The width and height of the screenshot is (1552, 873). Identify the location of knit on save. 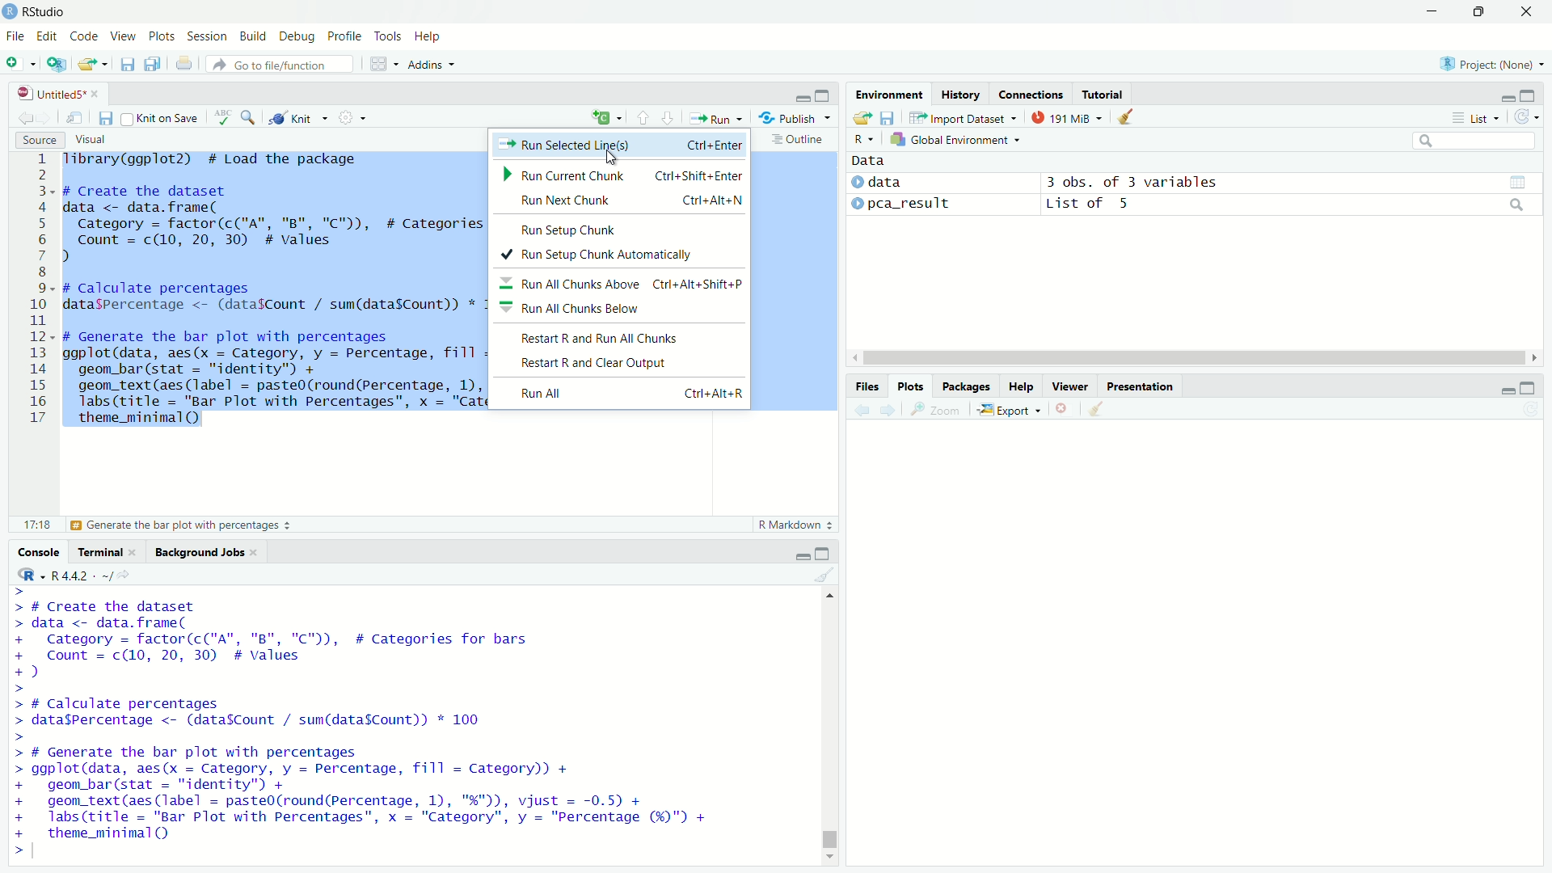
(162, 119).